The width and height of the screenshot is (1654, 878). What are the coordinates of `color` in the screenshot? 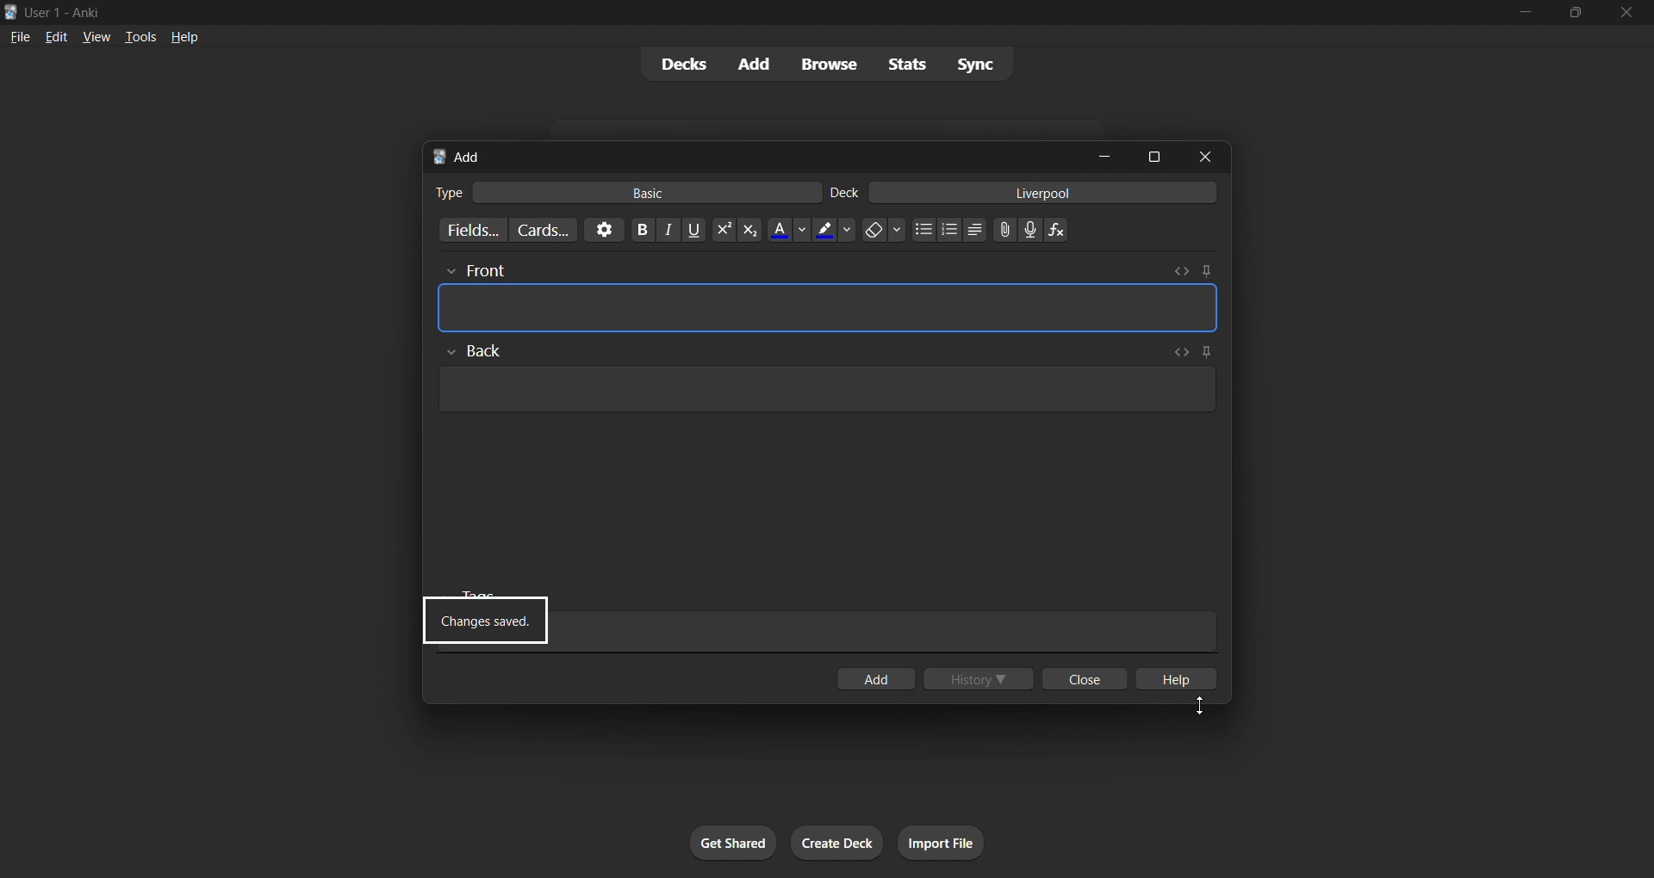 It's located at (830, 231).